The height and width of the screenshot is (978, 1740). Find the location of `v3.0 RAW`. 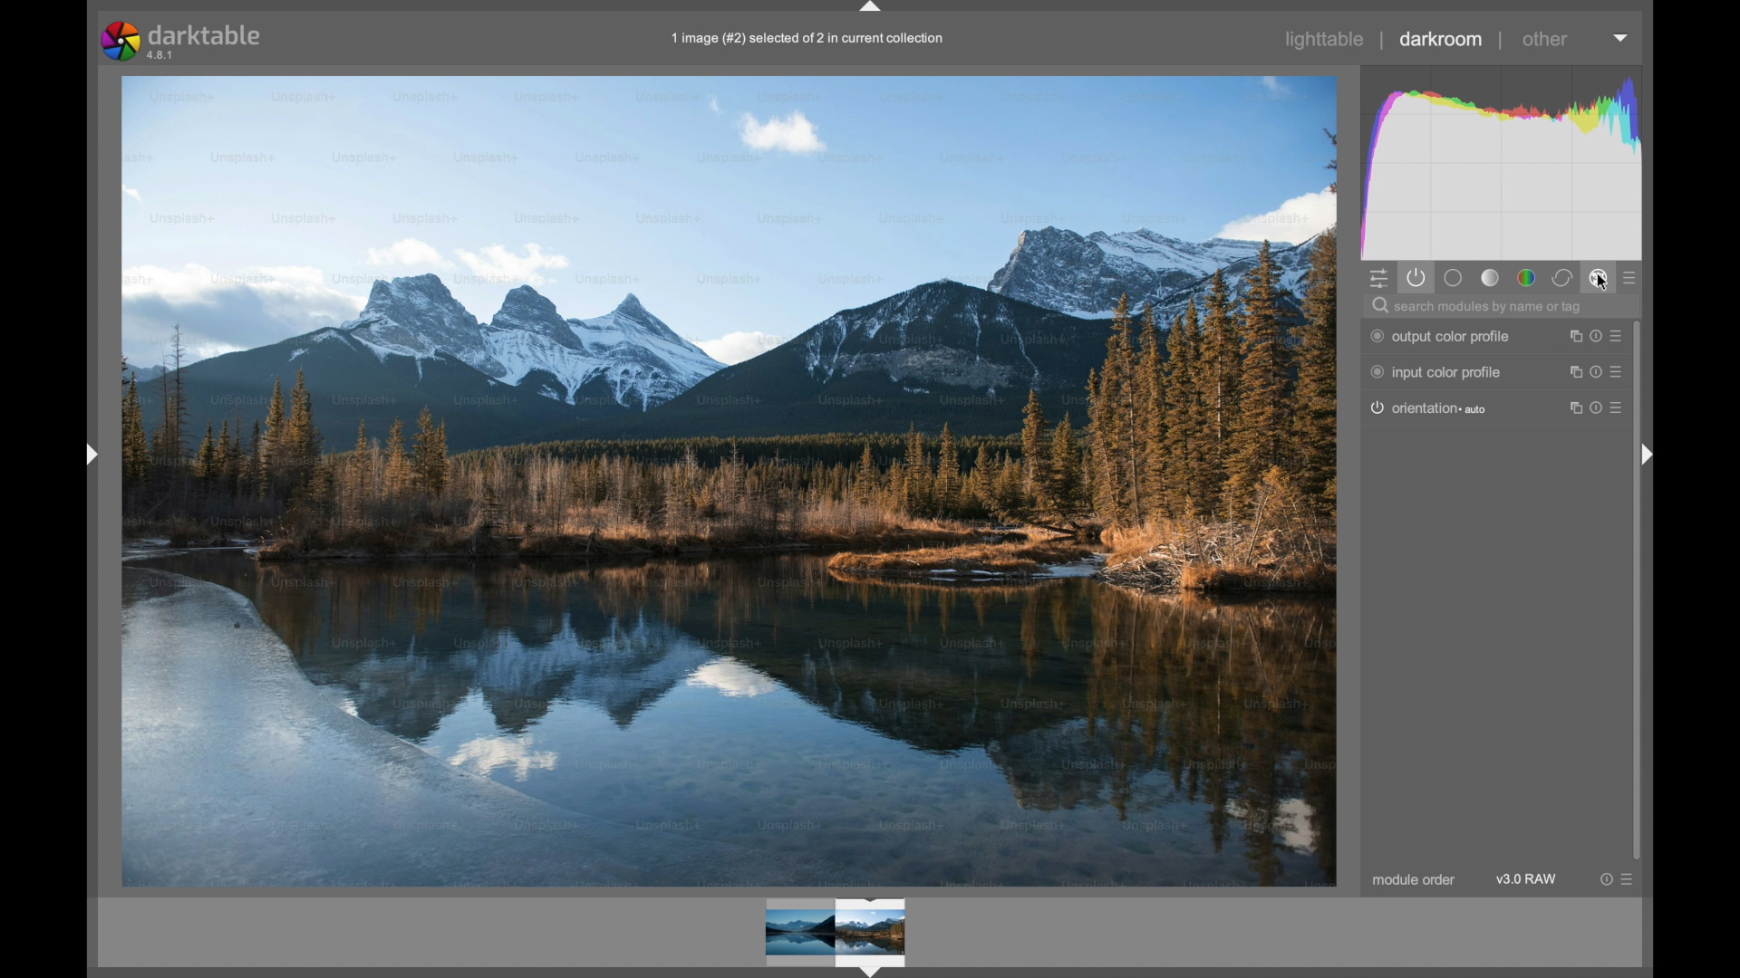

v3.0 RAW is located at coordinates (1526, 878).